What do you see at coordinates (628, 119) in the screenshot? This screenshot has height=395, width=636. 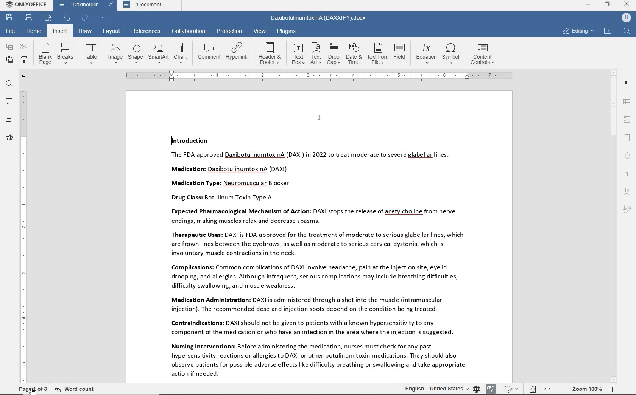 I see `image` at bounding box center [628, 119].